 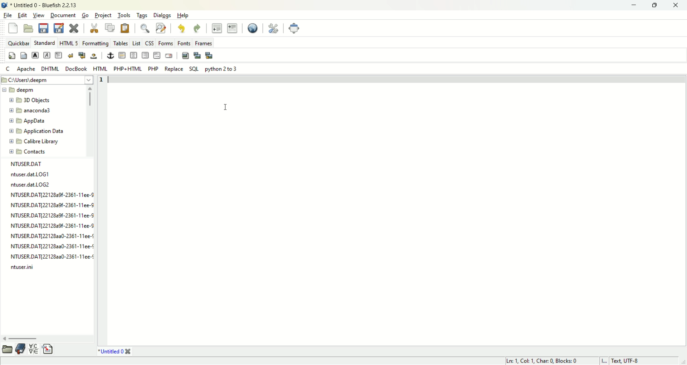 What do you see at coordinates (43, 27) in the screenshot?
I see `save current file` at bounding box center [43, 27].